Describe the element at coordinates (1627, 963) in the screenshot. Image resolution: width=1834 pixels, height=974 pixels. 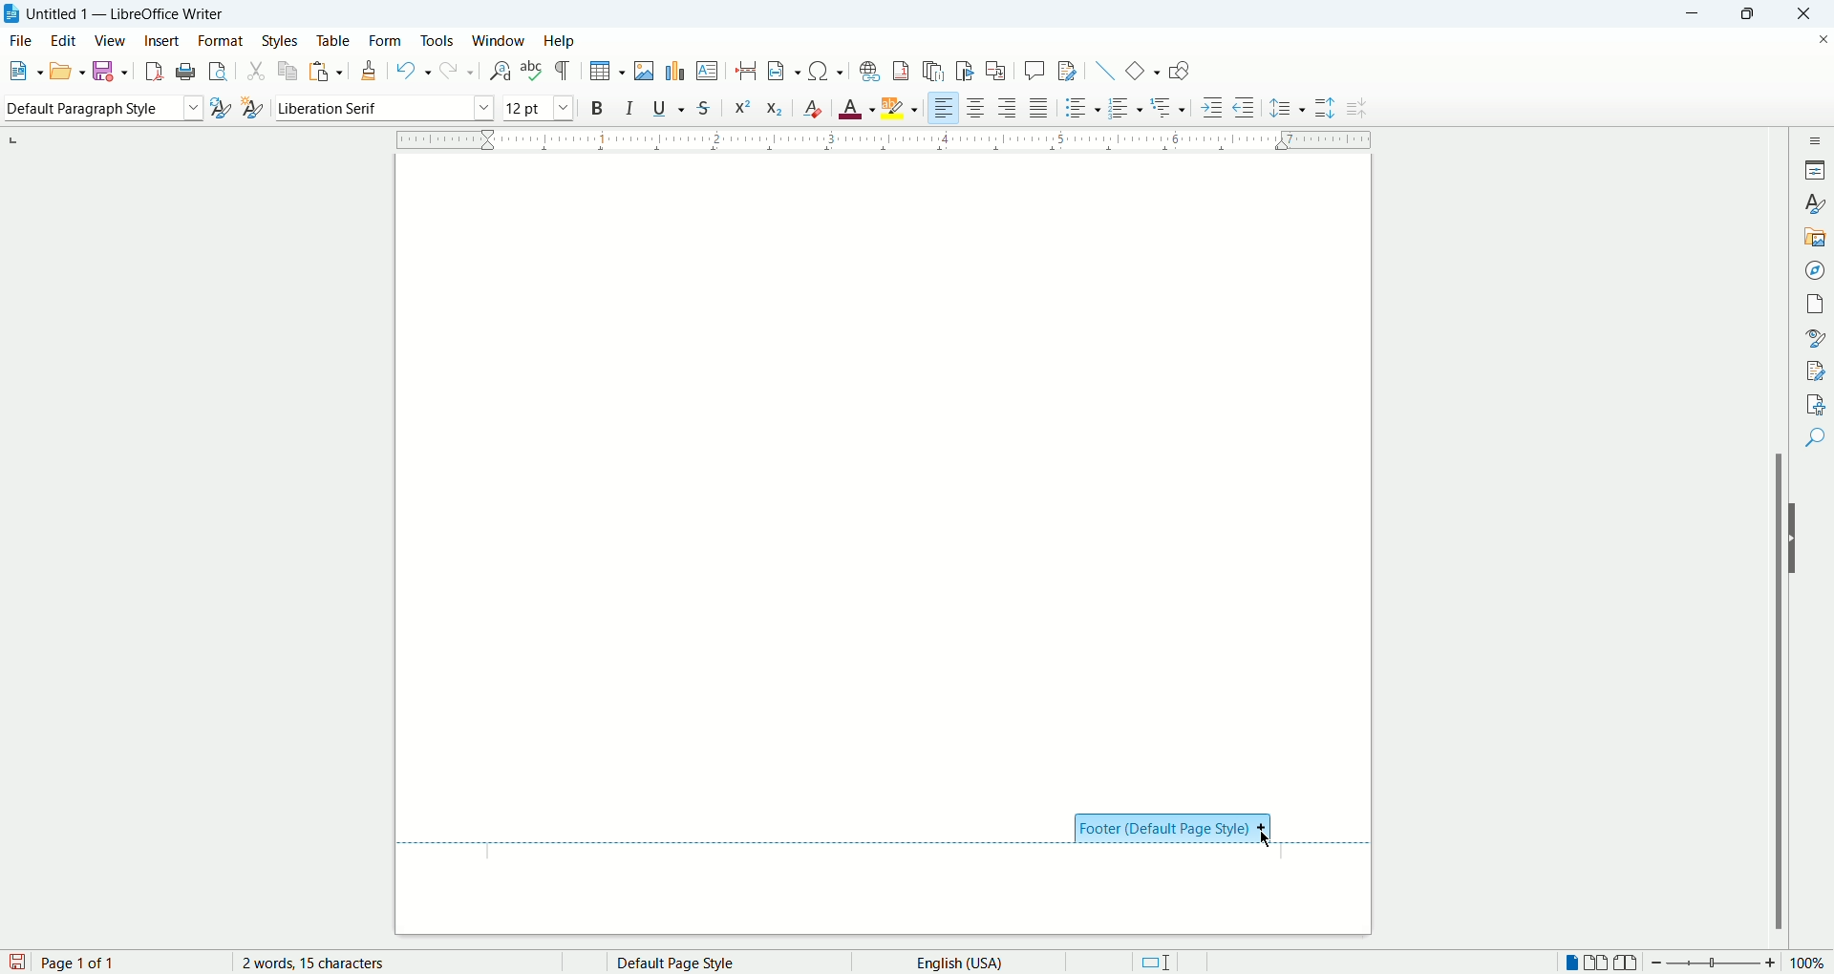
I see `book view` at that location.